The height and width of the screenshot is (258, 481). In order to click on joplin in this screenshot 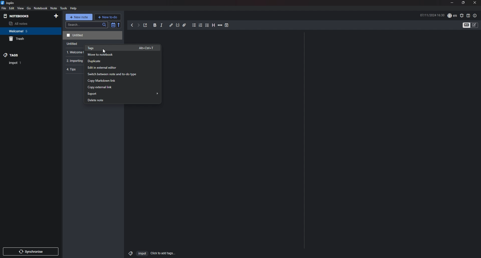, I will do `click(9, 3)`.